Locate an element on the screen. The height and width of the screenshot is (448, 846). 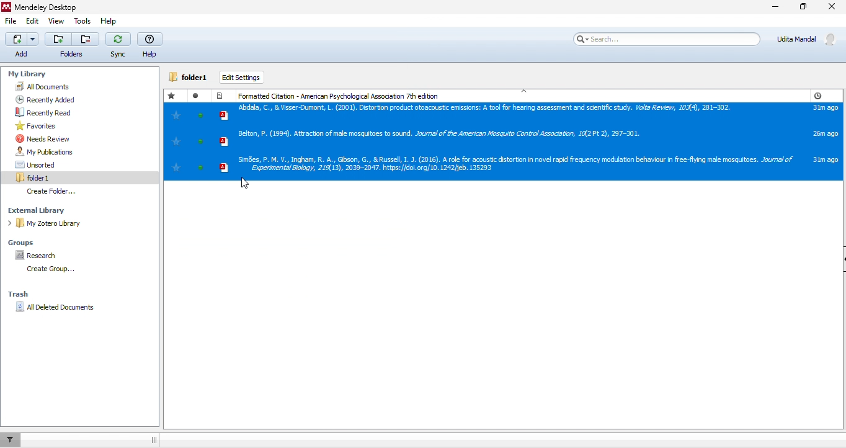
all files of folder 1 selected is located at coordinates (503, 142).